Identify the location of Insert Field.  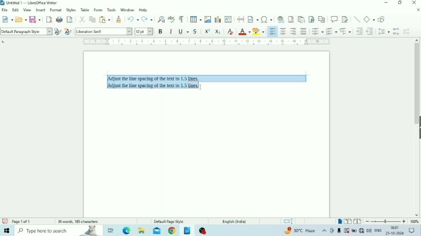
(253, 19).